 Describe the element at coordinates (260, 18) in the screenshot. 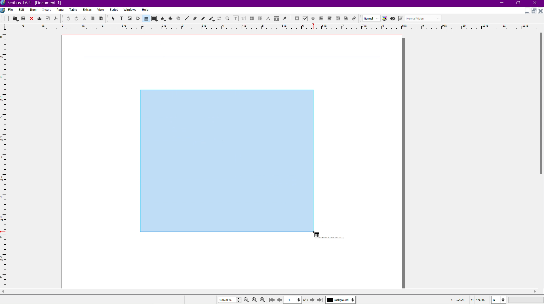

I see `Unlink Text Frames` at that location.